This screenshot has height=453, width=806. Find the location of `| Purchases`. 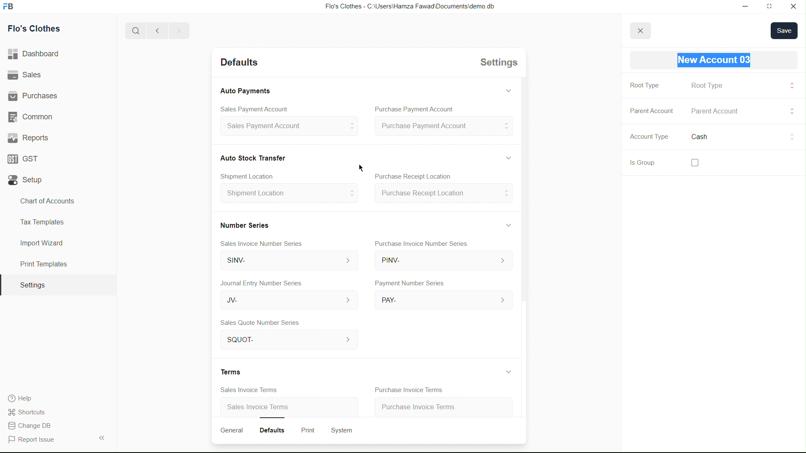

| Purchases is located at coordinates (37, 95).